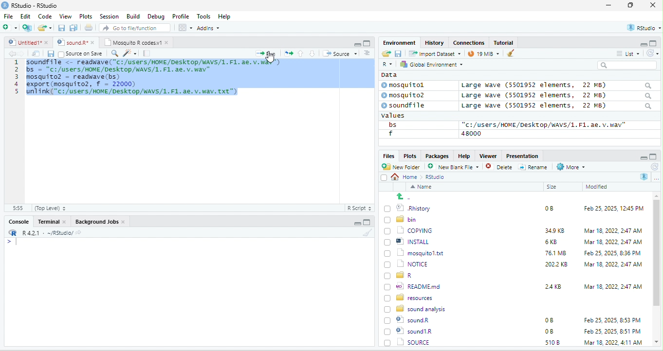  Describe the element at coordinates (546, 207) in the screenshot. I see `0B` at that location.